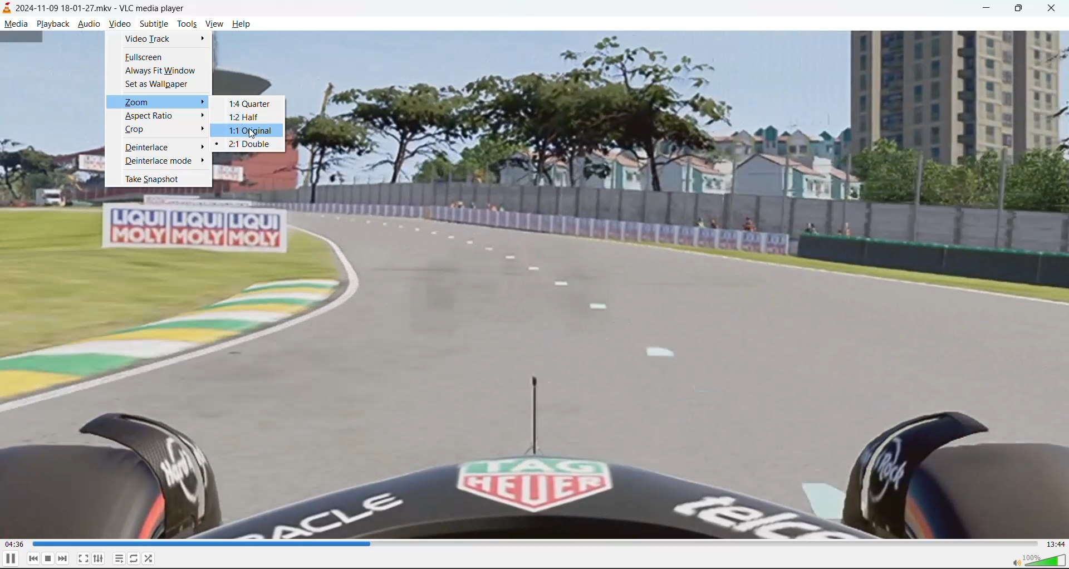 The width and height of the screenshot is (1069, 569). I want to click on 1:1 original, so click(247, 130).